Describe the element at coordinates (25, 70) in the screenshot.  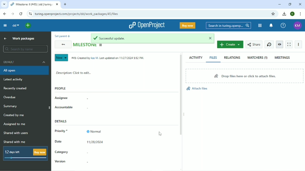
I see `All open` at that location.